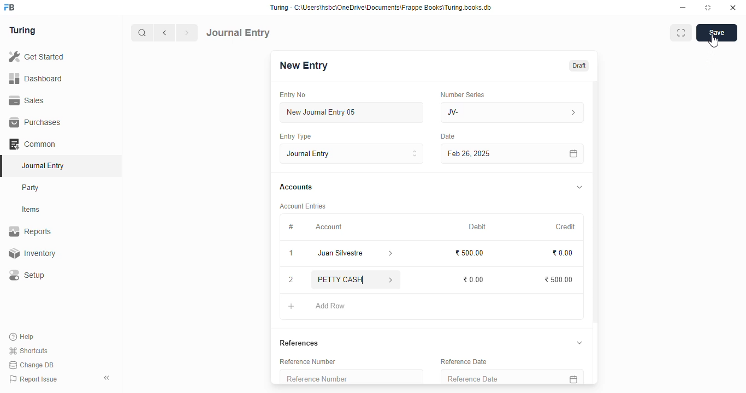 The image size is (746, 393). Describe the element at coordinates (303, 65) in the screenshot. I see `new entry` at that location.